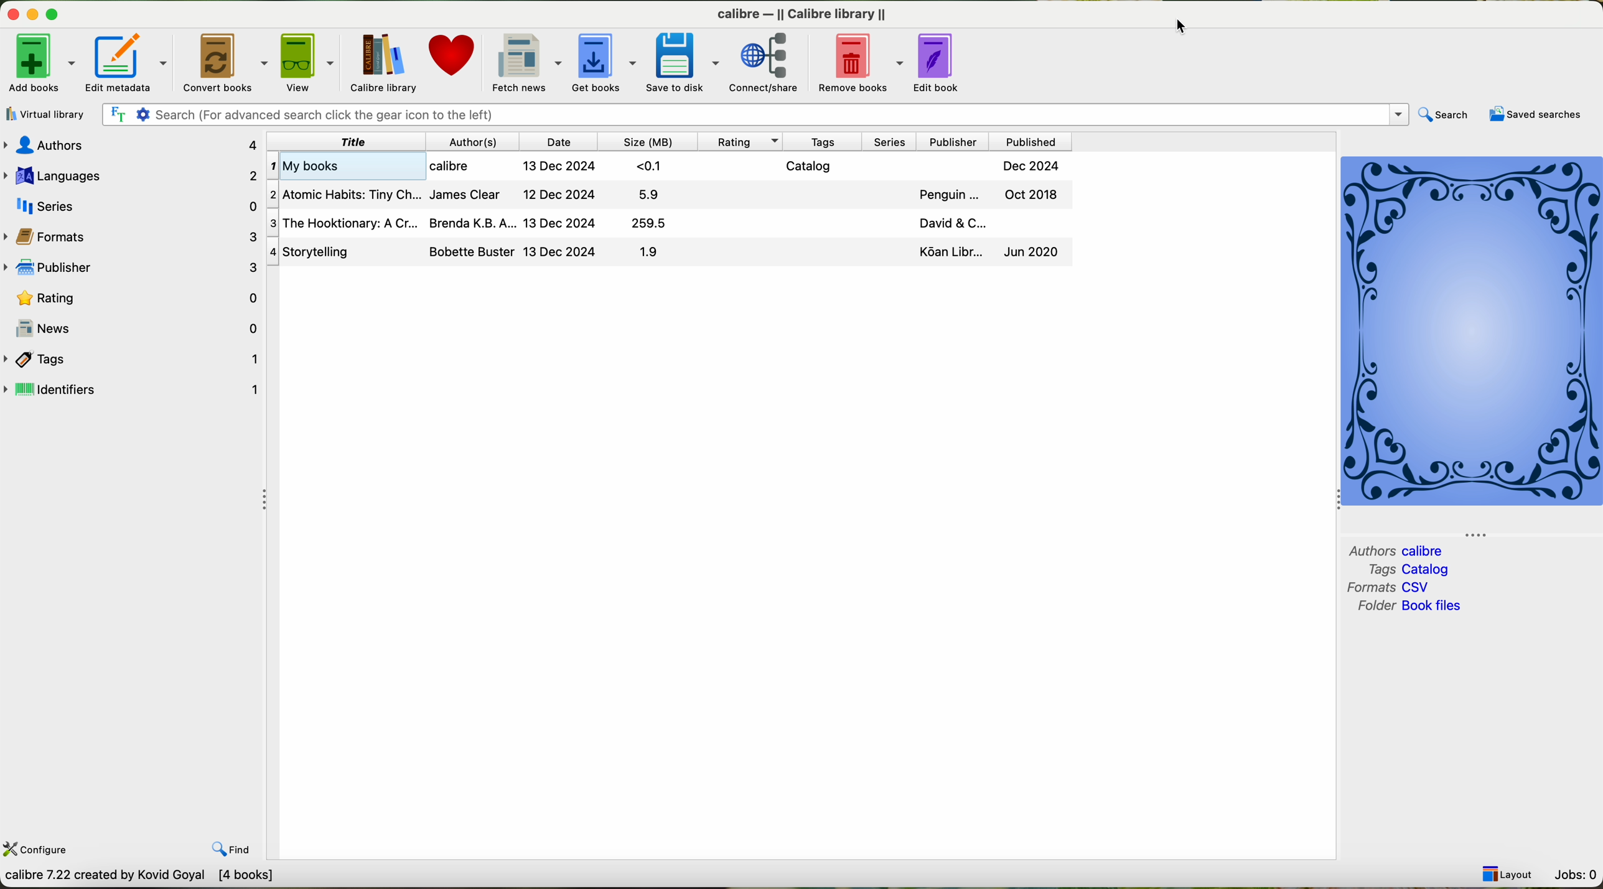 The height and width of the screenshot is (889, 1603). Describe the element at coordinates (742, 141) in the screenshot. I see `rating` at that location.